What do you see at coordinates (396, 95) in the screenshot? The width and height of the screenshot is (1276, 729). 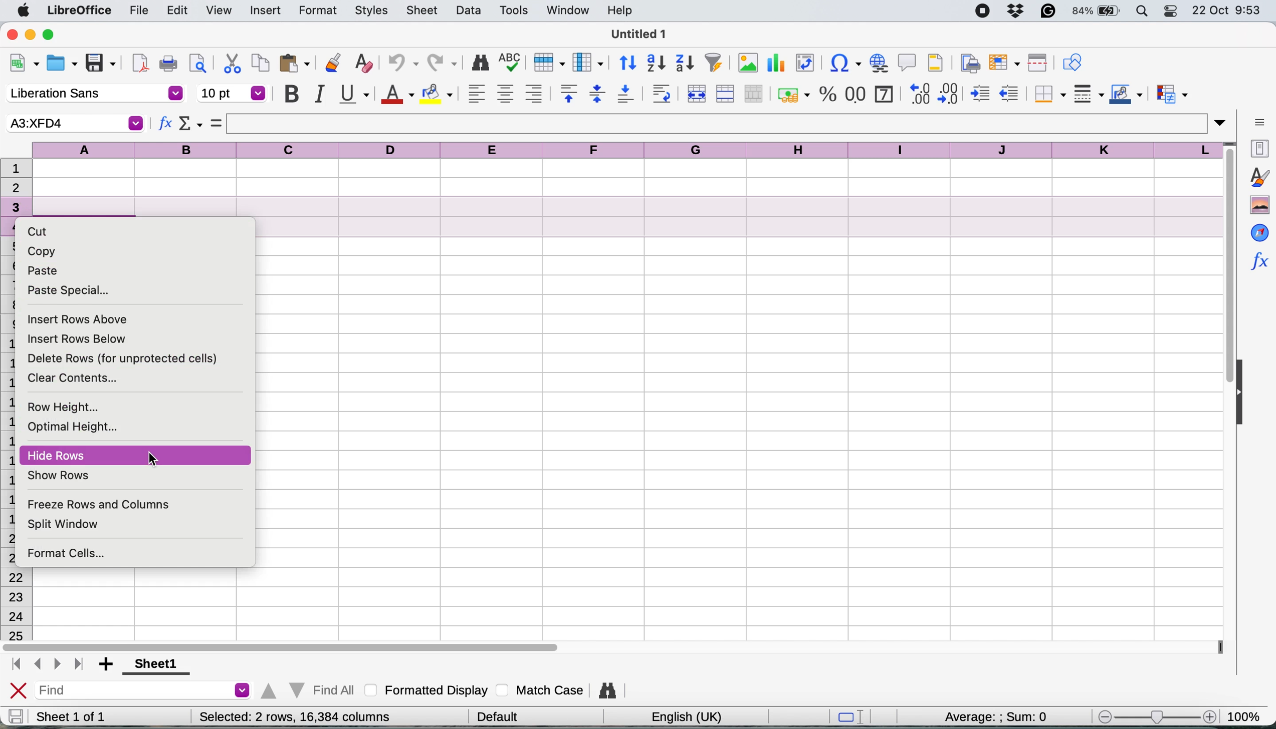 I see `text color` at bounding box center [396, 95].